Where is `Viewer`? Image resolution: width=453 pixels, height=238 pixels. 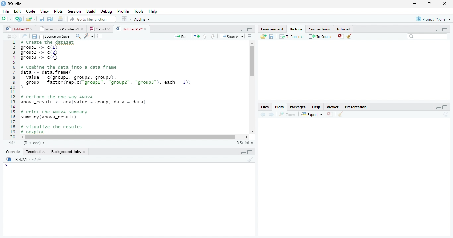 Viewer is located at coordinates (333, 107).